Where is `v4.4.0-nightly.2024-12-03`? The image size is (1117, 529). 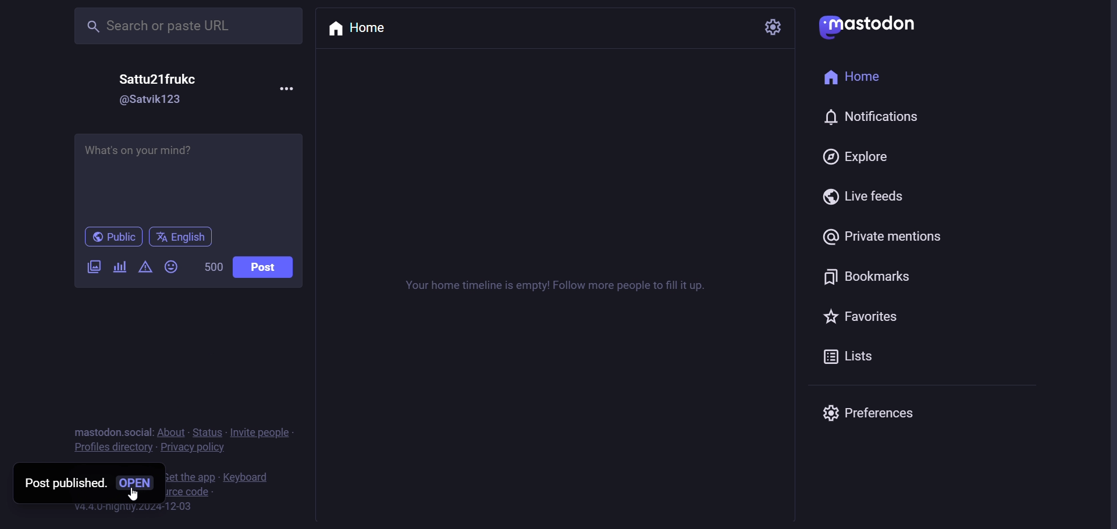
v4.4.0-nightly.2024-12-03 is located at coordinates (137, 507).